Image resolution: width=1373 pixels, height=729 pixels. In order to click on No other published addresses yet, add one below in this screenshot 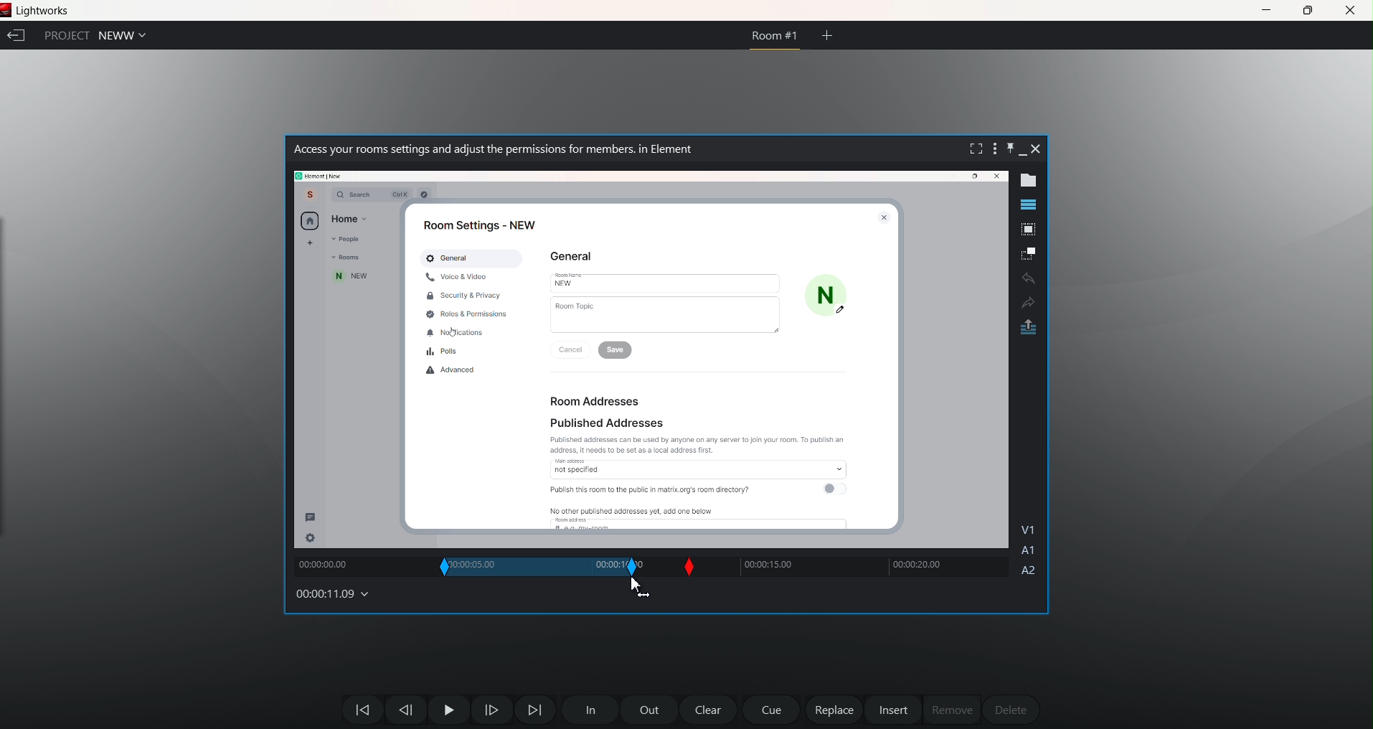, I will do `click(633, 512)`.